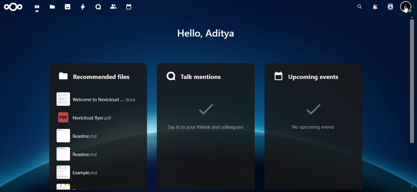 The image size is (417, 192). I want to click on talk, so click(98, 7).